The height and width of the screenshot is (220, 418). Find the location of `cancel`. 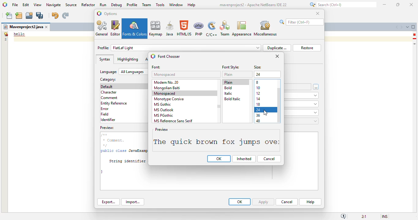

cancel is located at coordinates (269, 159).